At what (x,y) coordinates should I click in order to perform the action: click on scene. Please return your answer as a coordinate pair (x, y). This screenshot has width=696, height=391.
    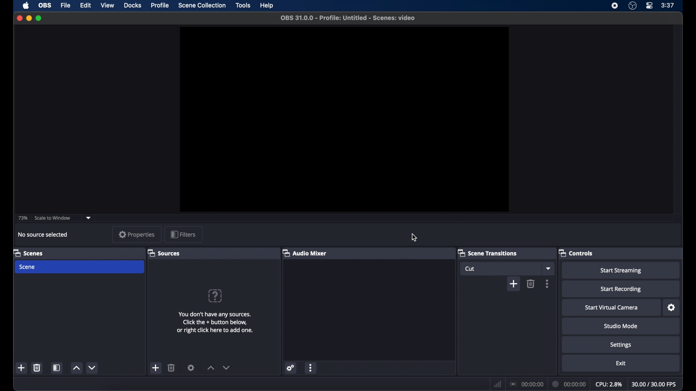
    Looking at the image, I should click on (28, 267).